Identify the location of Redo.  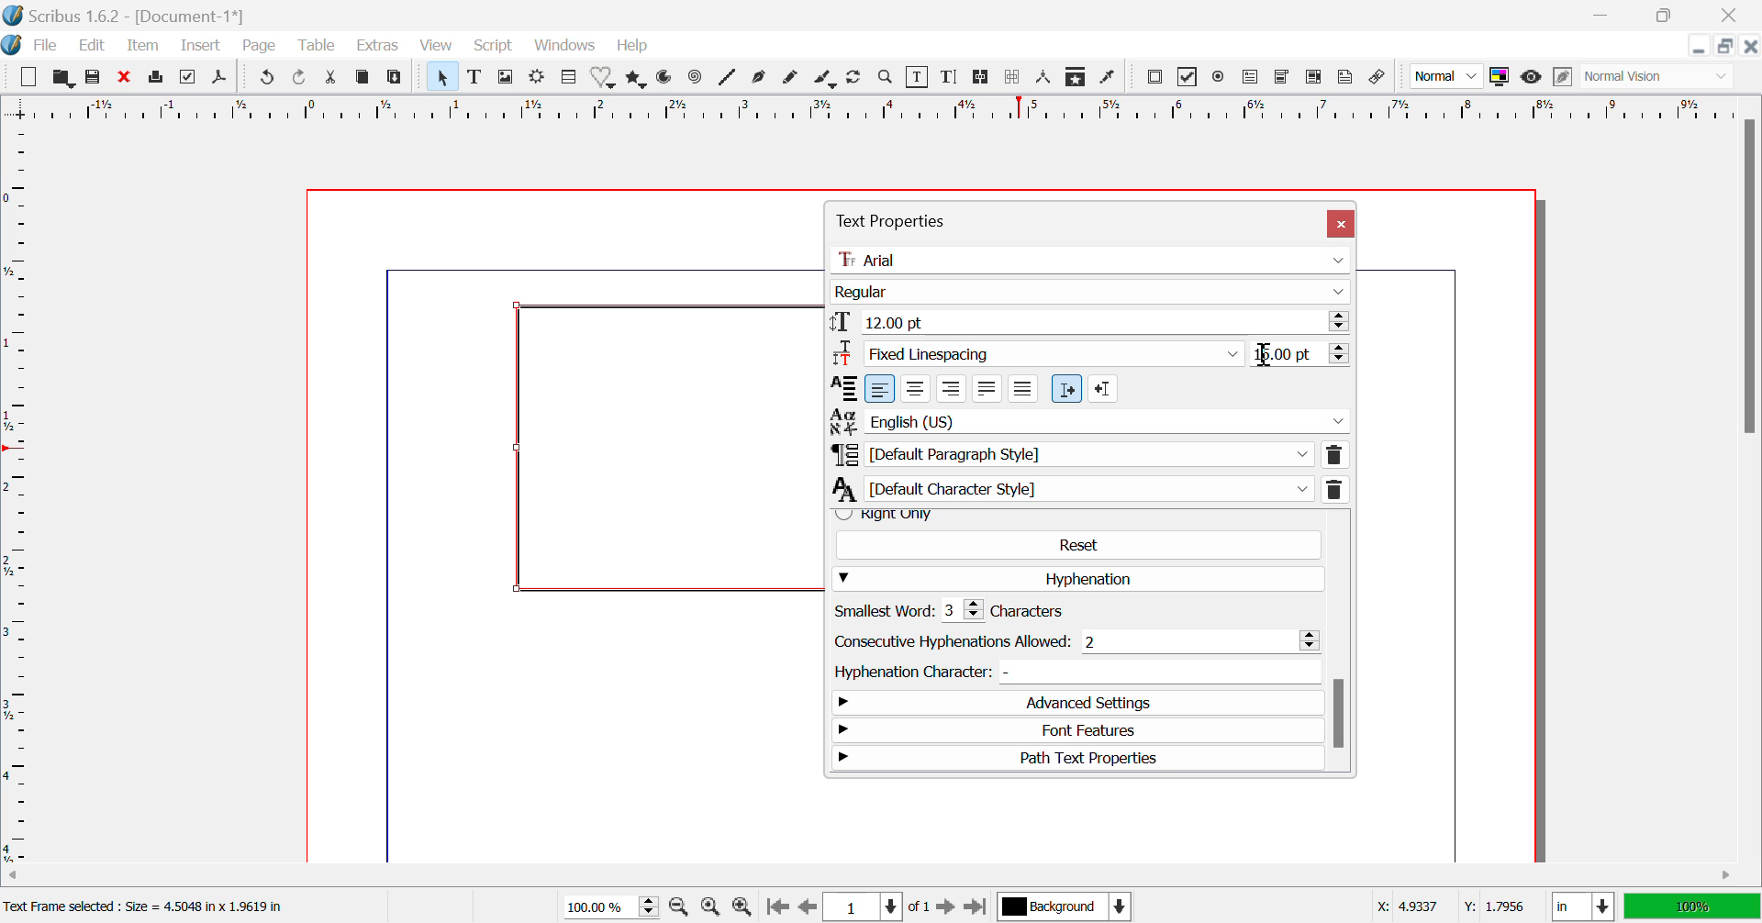
(299, 79).